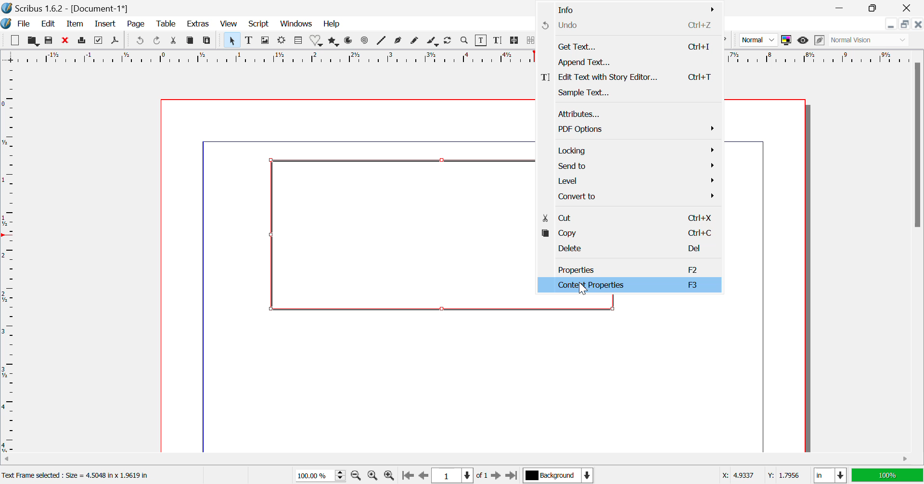  Describe the element at coordinates (82, 41) in the screenshot. I see `Print` at that location.